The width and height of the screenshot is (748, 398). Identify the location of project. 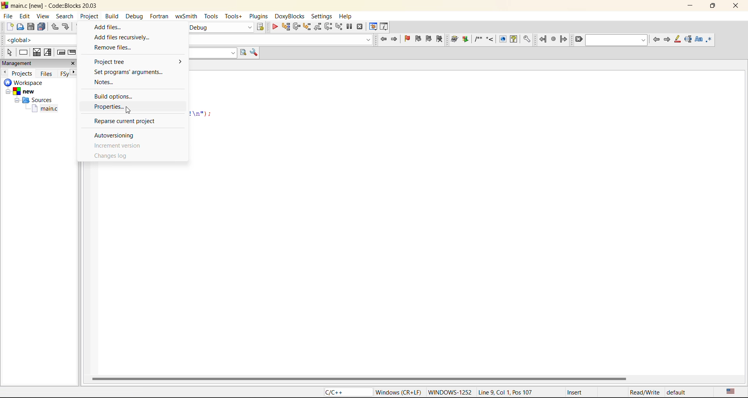
(89, 17).